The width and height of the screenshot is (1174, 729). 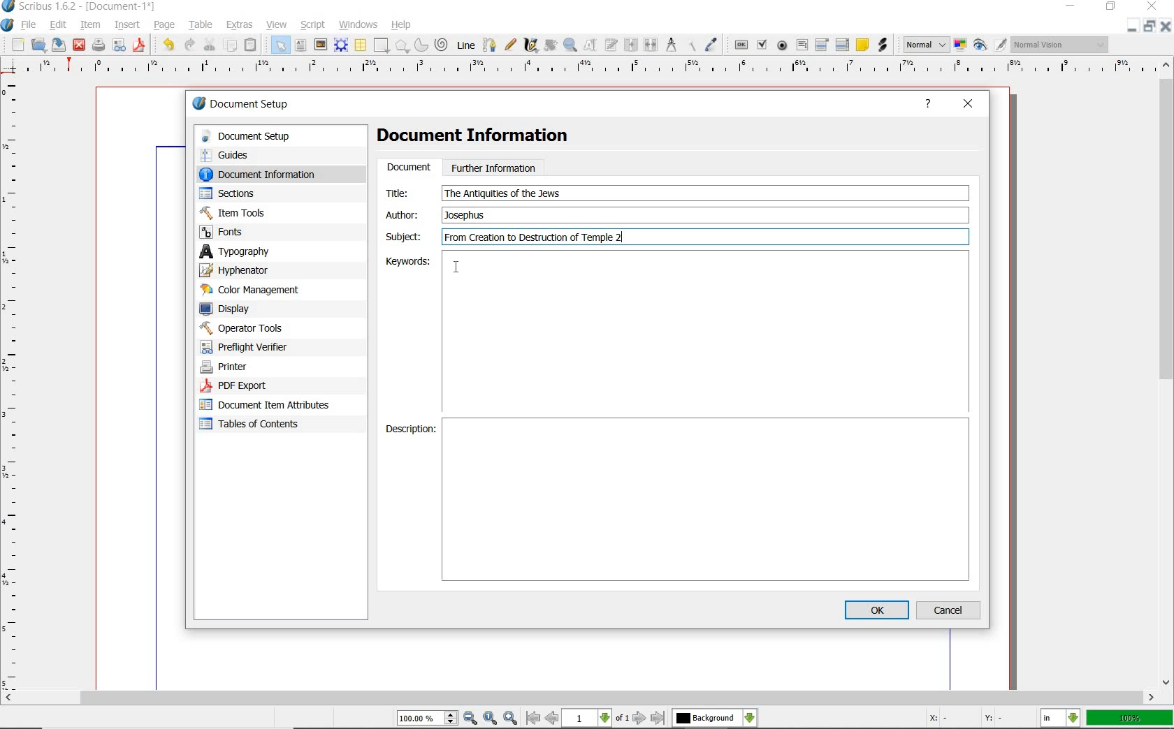 What do you see at coordinates (261, 328) in the screenshot?
I see `operator tools` at bounding box center [261, 328].